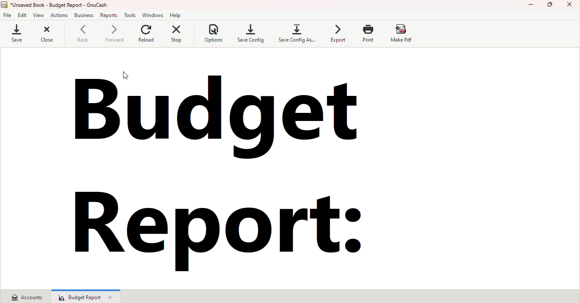 This screenshot has height=303, width=580. Describe the element at coordinates (177, 15) in the screenshot. I see `Help` at that location.